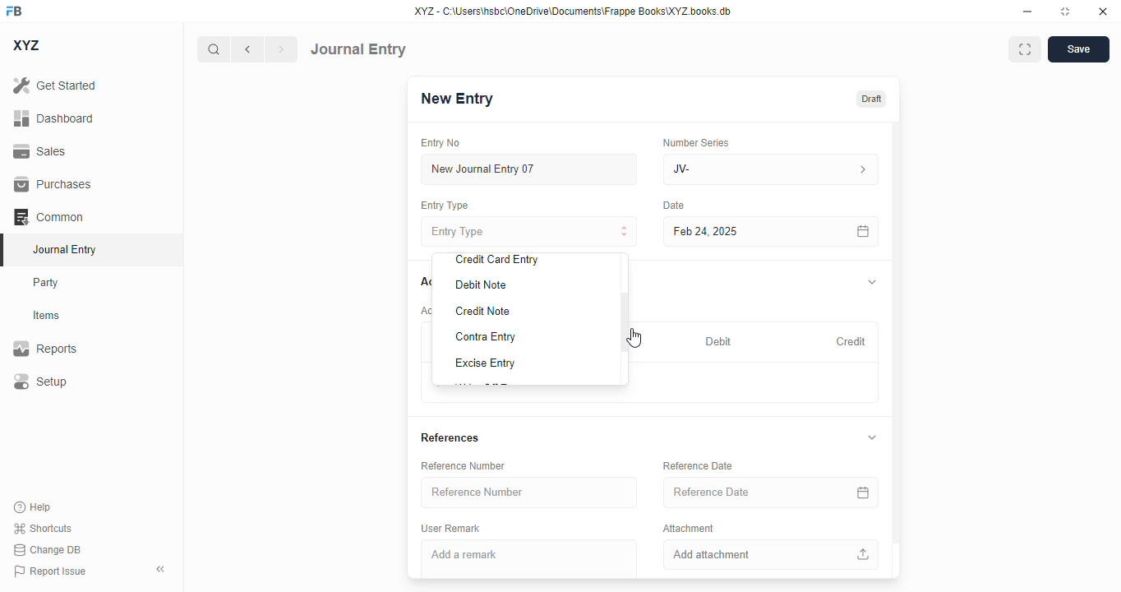 The width and height of the screenshot is (1121, 592). What do you see at coordinates (25, 45) in the screenshot?
I see `XYZ` at bounding box center [25, 45].